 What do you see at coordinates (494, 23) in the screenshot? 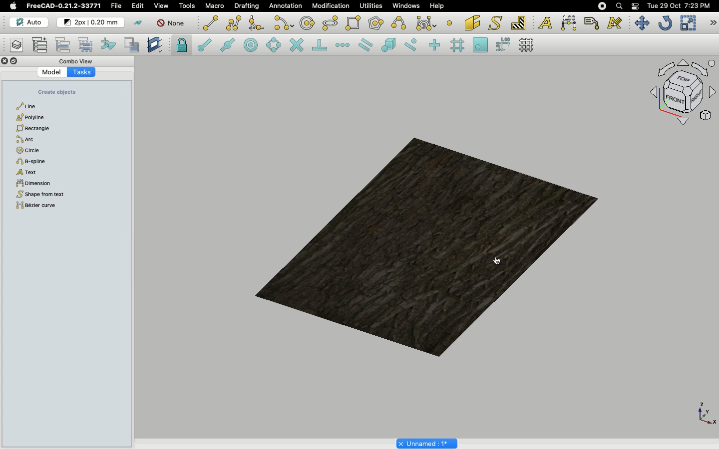
I see `Shape from text` at bounding box center [494, 23].